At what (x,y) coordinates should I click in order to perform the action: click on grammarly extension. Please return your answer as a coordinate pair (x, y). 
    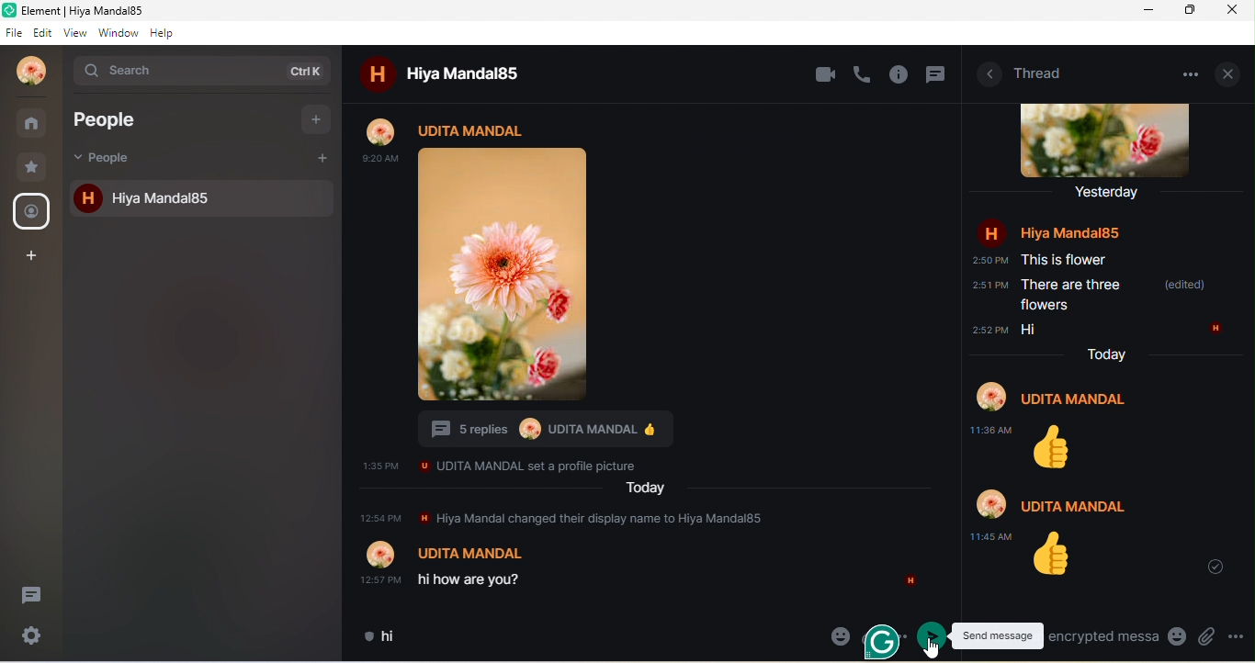
    Looking at the image, I should click on (882, 644).